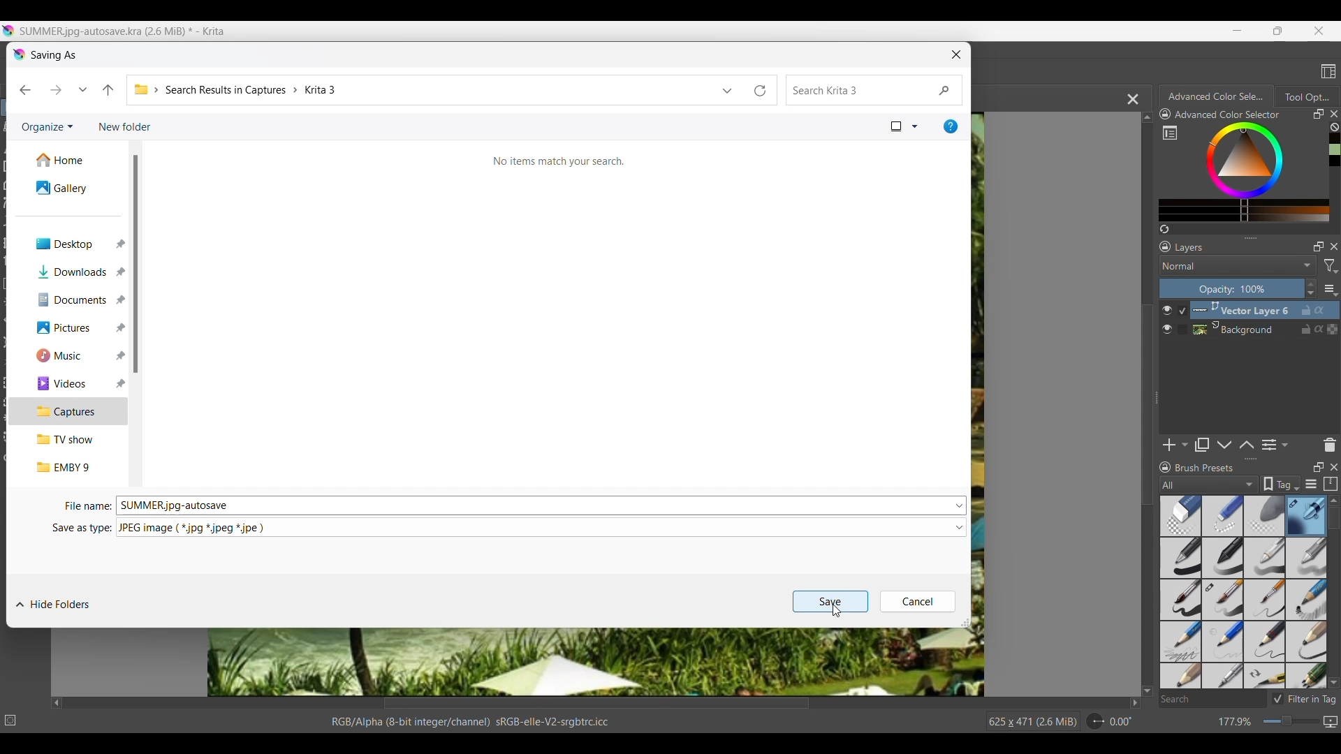 This screenshot has height=754, width=1341. I want to click on Close current image space, so click(1133, 100).